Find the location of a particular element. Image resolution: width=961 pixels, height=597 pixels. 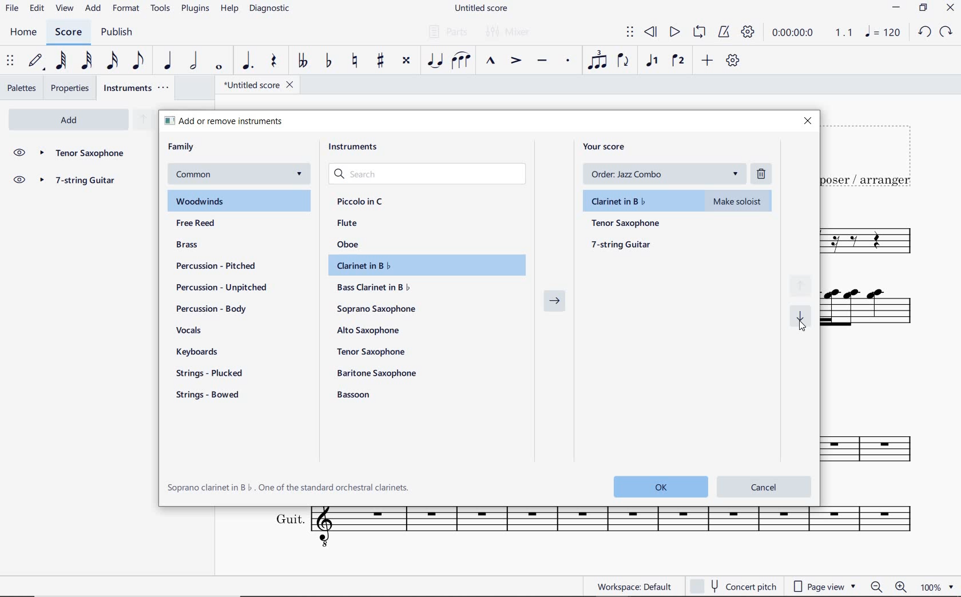

move selected instrument down is located at coordinates (803, 316).